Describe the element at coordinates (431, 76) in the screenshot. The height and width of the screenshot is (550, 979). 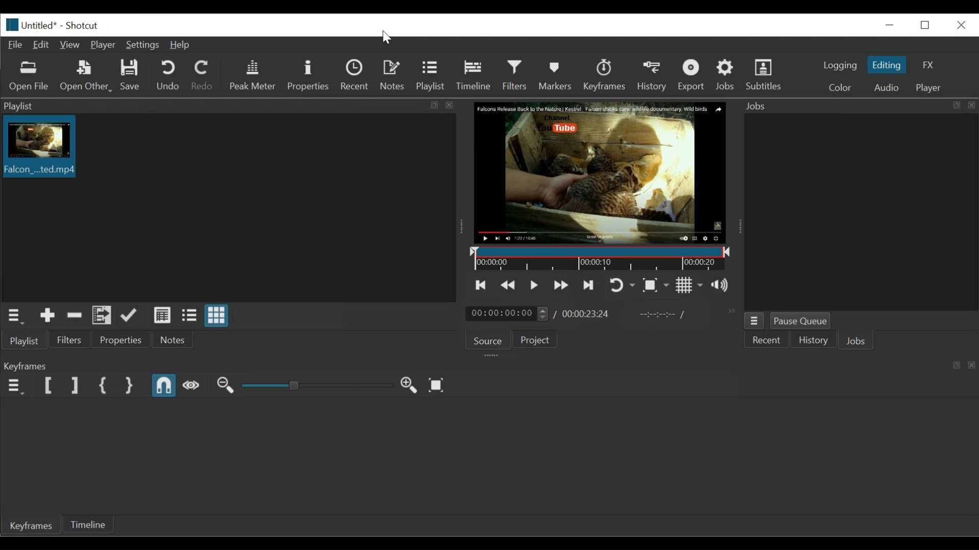
I see `Playlist` at that location.